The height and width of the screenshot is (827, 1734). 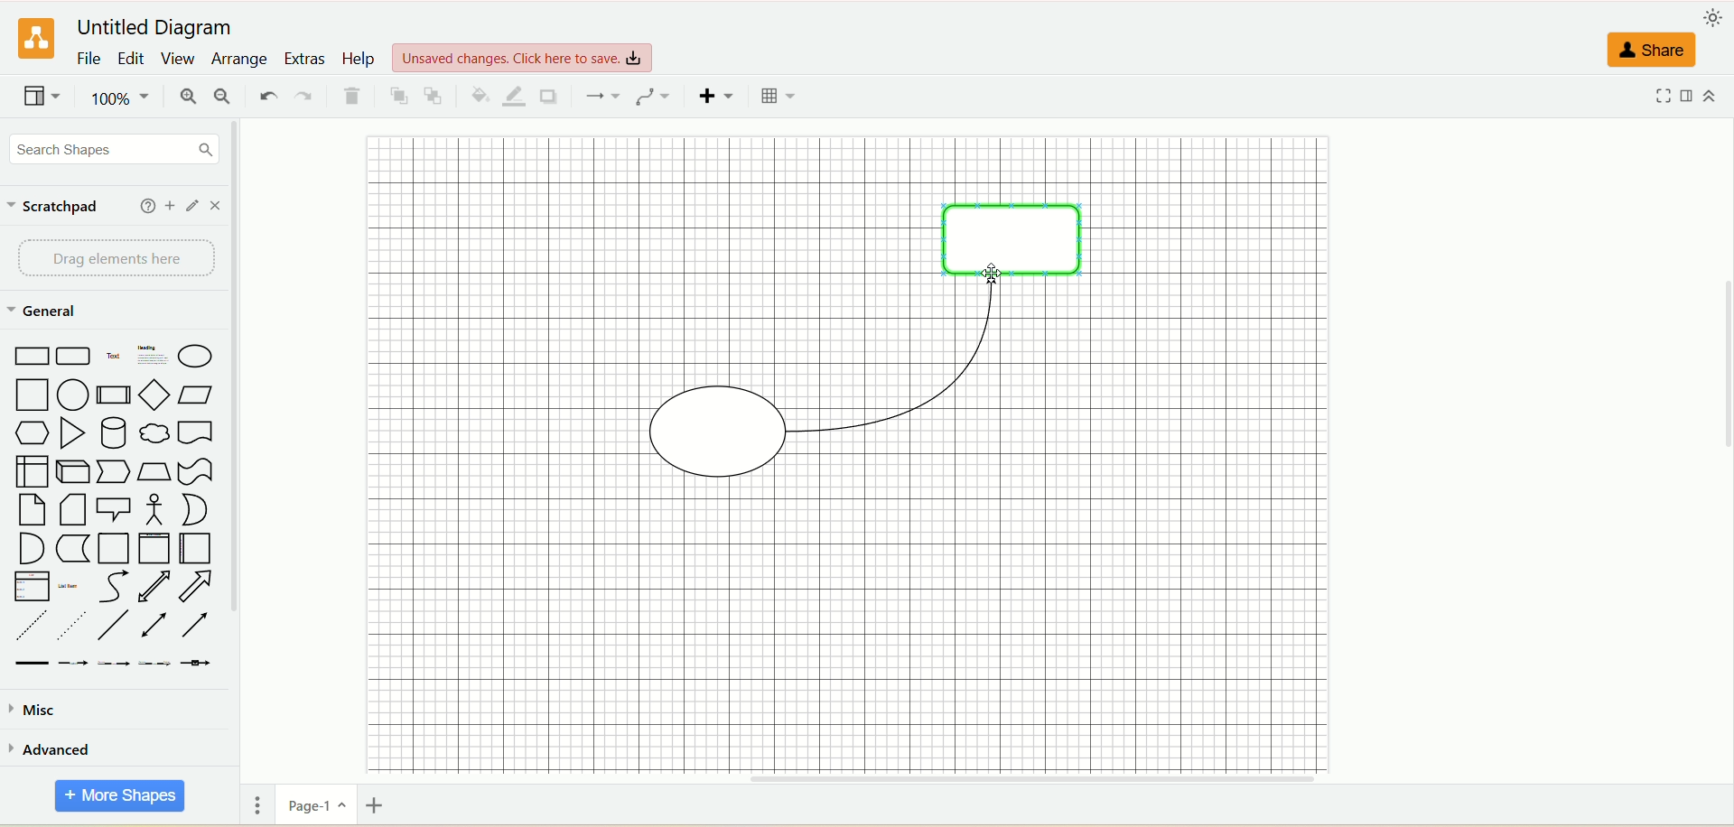 I want to click on line color, so click(x=510, y=97).